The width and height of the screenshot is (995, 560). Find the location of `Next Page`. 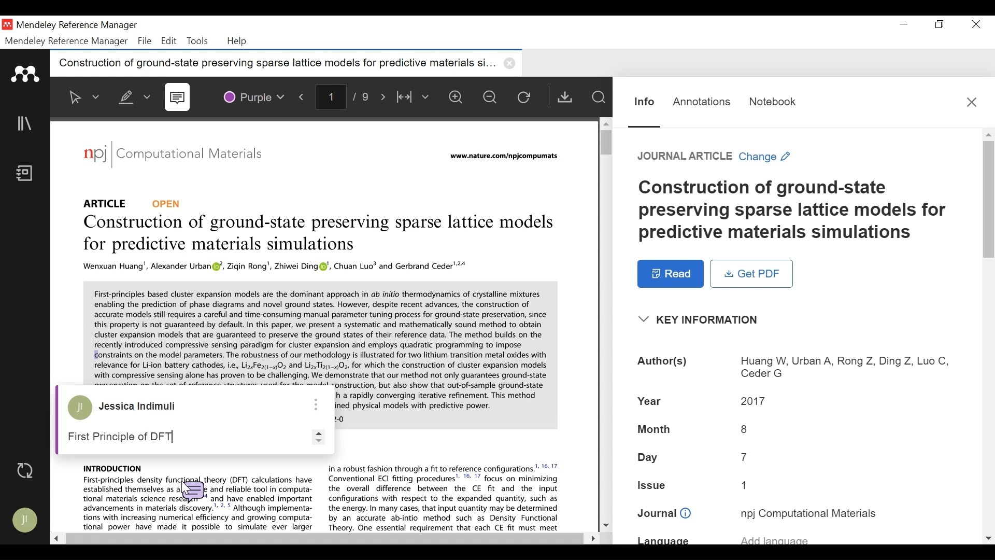

Next Page is located at coordinates (384, 97).